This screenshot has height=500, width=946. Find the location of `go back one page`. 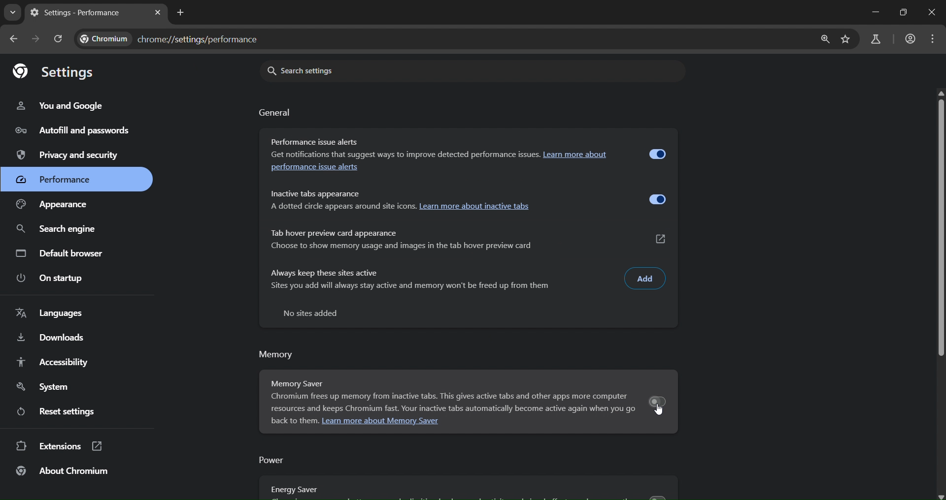

go back one page is located at coordinates (17, 38).